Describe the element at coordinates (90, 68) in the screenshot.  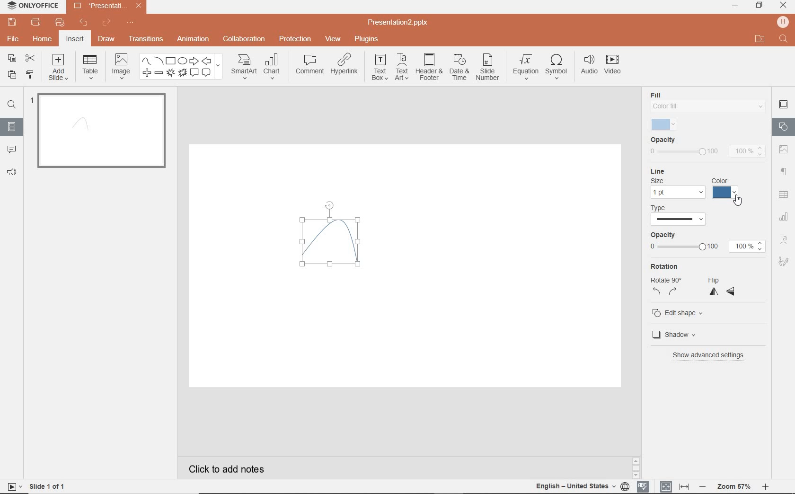
I see `TABLE` at that location.